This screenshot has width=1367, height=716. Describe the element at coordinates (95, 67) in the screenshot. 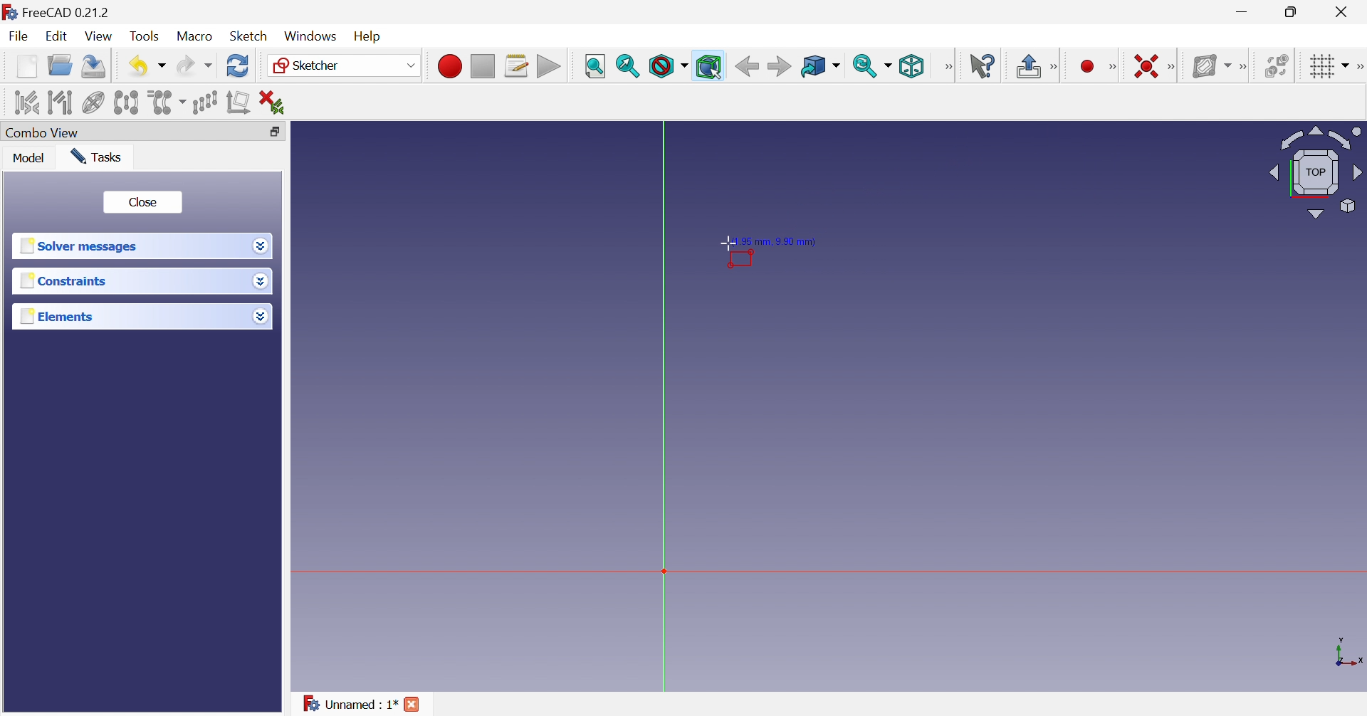

I see `Save` at that location.